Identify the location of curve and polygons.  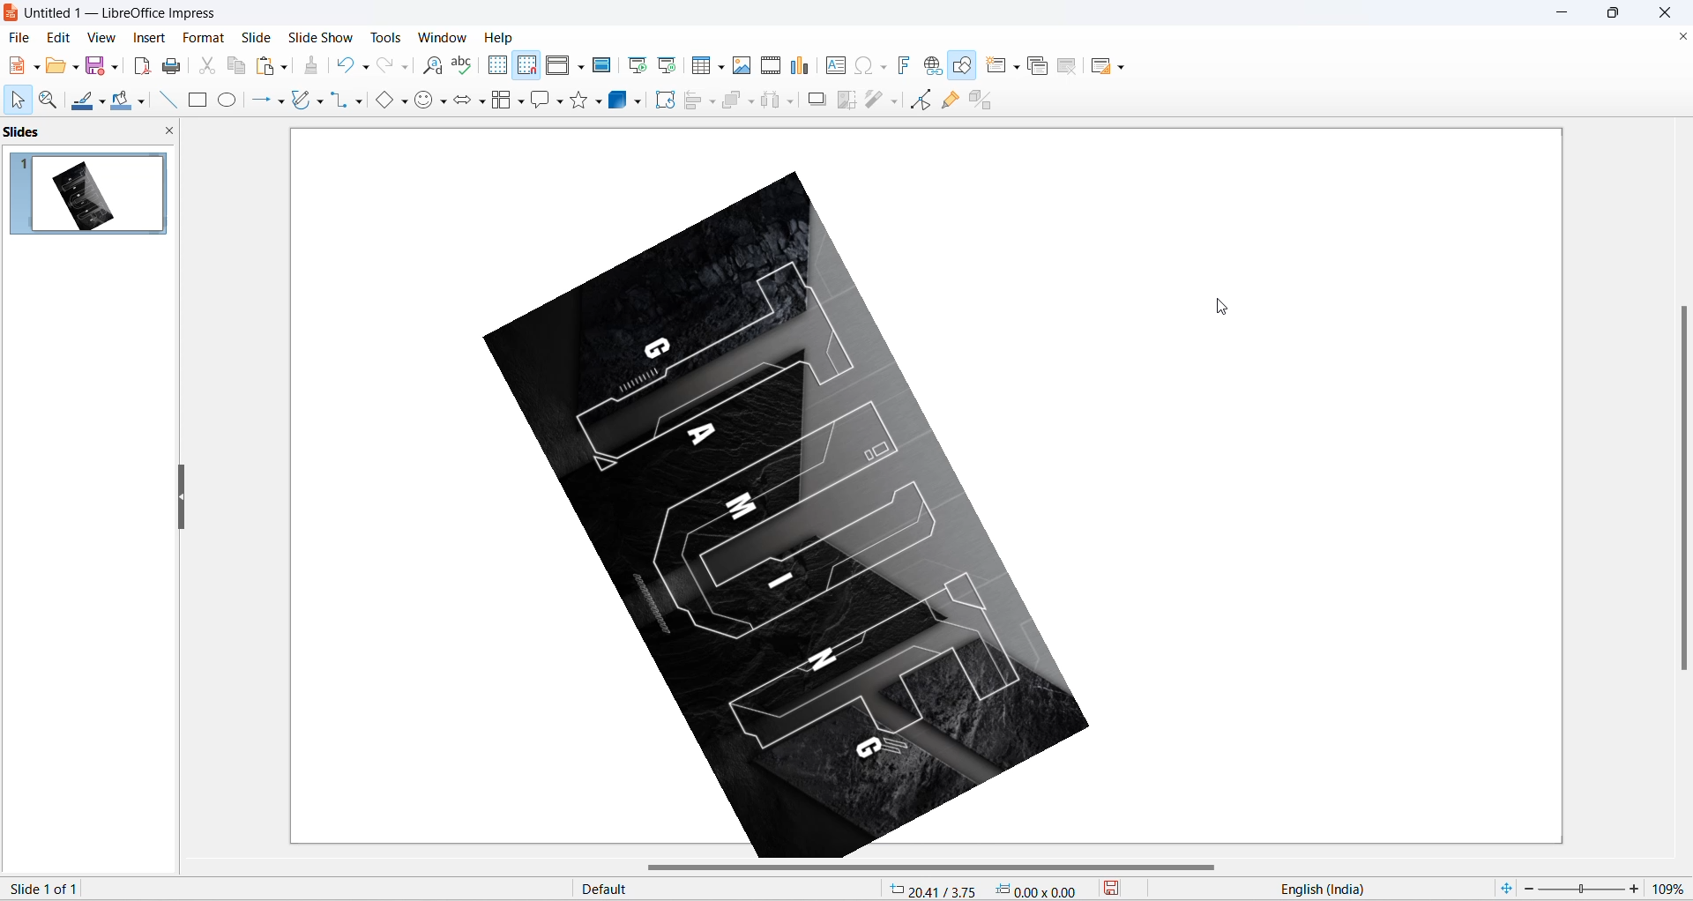
(302, 101).